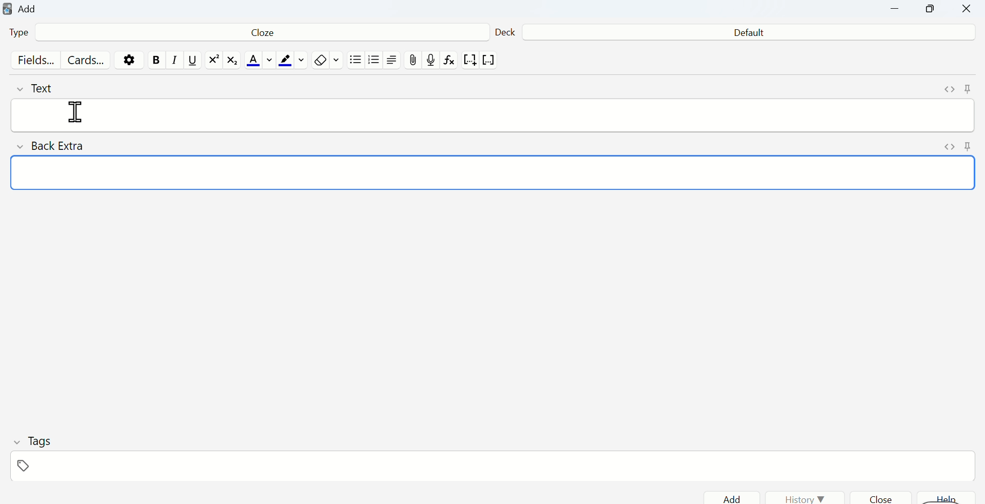 This screenshot has height=504, width=985. Describe the element at coordinates (327, 61) in the screenshot. I see `Eraser` at that location.